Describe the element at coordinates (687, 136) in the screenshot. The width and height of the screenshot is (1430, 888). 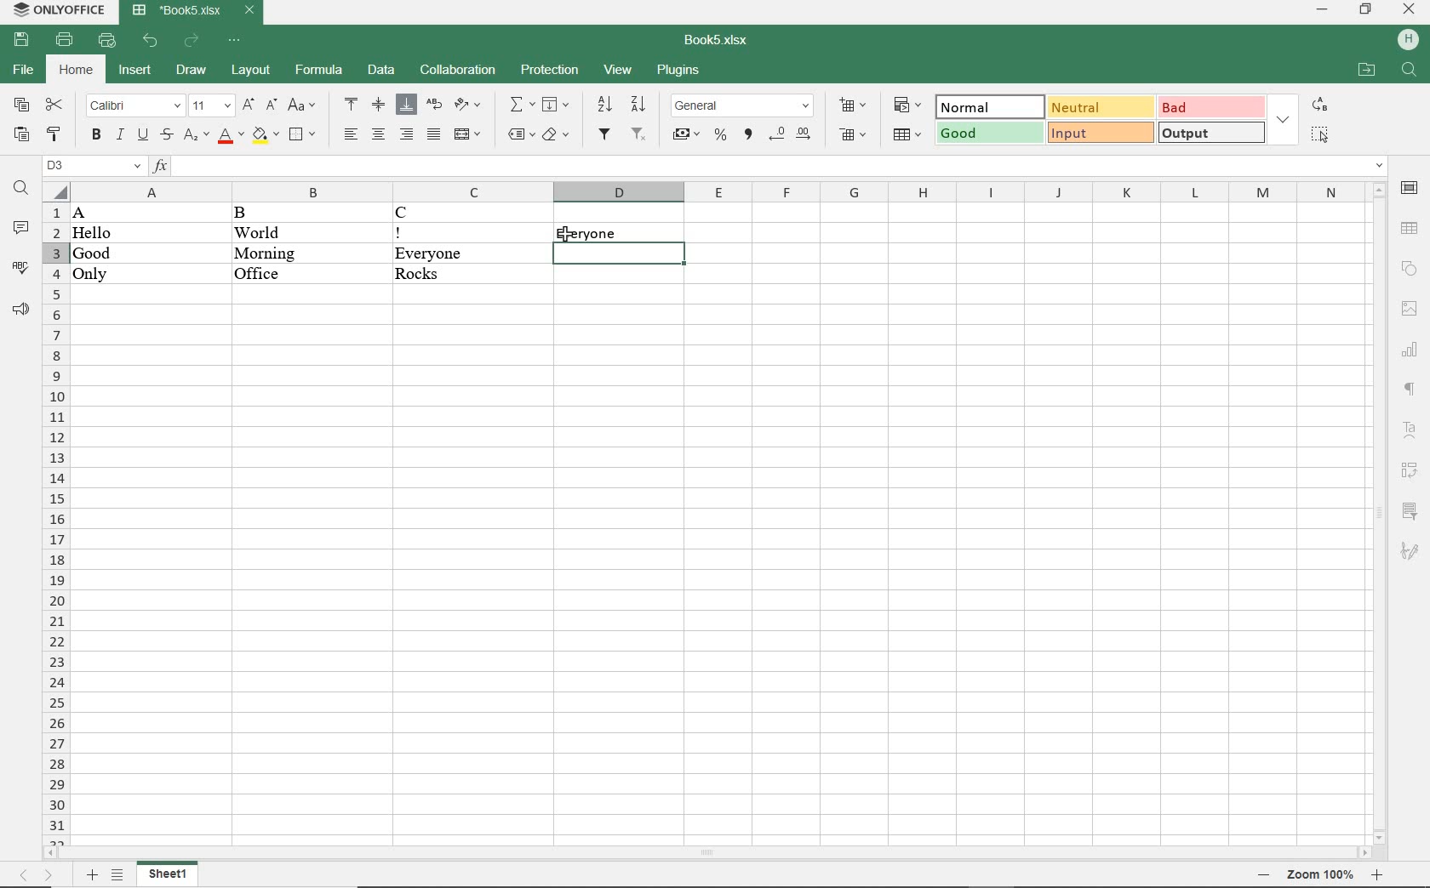
I see `accounting style` at that location.